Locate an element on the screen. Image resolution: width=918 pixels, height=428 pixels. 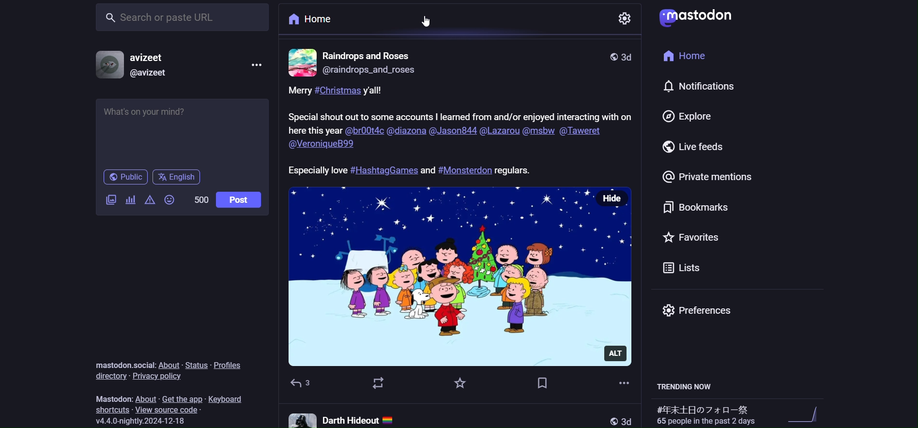
favorite is located at coordinates (459, 383).